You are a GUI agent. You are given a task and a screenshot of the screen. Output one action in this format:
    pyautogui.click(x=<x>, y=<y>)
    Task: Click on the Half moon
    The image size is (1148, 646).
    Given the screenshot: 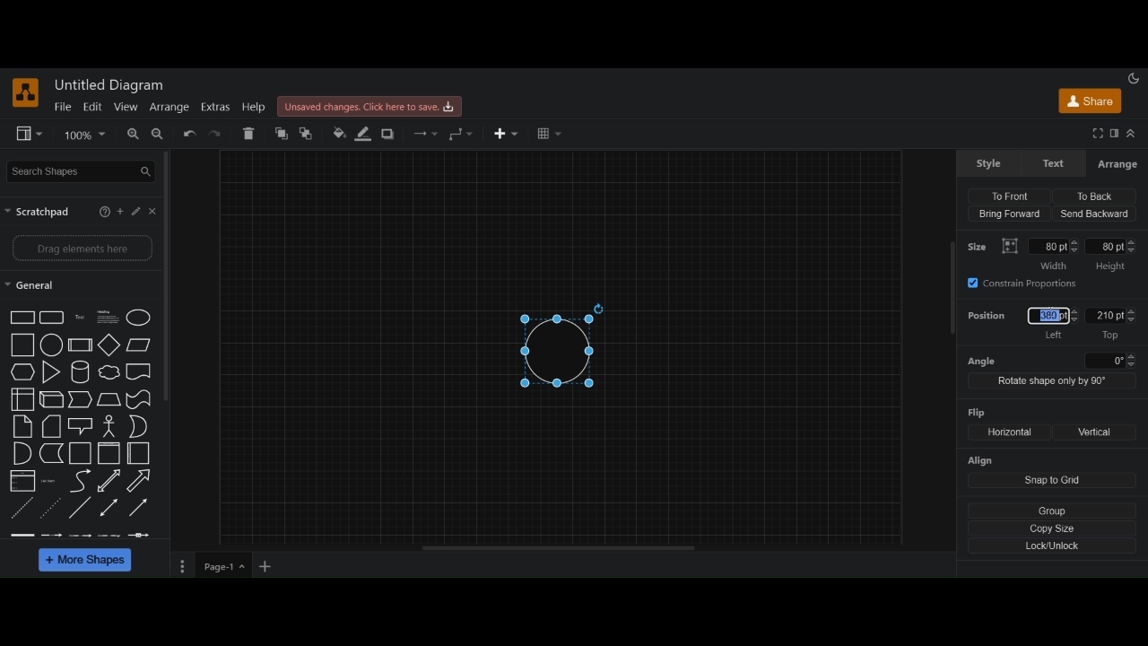 What is the action you would take?
    pyautogui.click(x=142, y=426)
    